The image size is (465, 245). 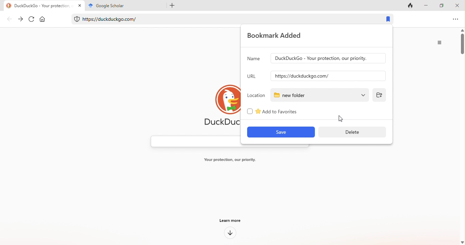 What do you see at coordinates (171, 5) in the screenshot?
I see `add tab` at bounding box center [171, 5].